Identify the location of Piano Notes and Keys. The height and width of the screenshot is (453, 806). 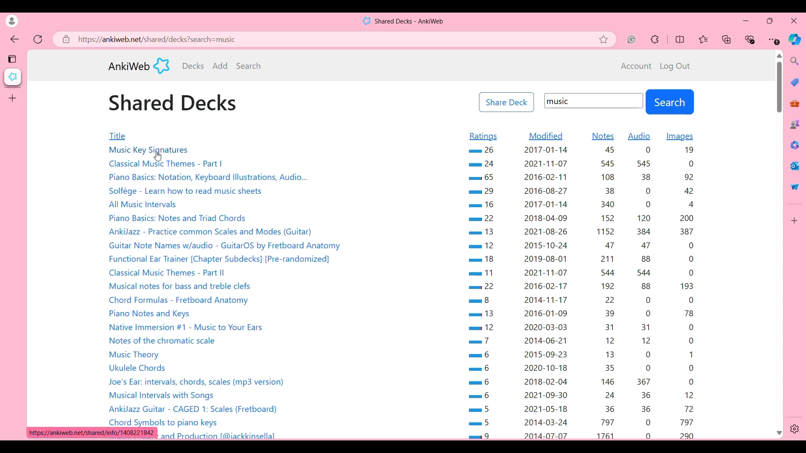
(150, 313).